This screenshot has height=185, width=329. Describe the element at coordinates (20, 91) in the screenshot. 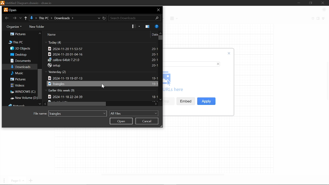

I see `Windows(C:)` at that location.